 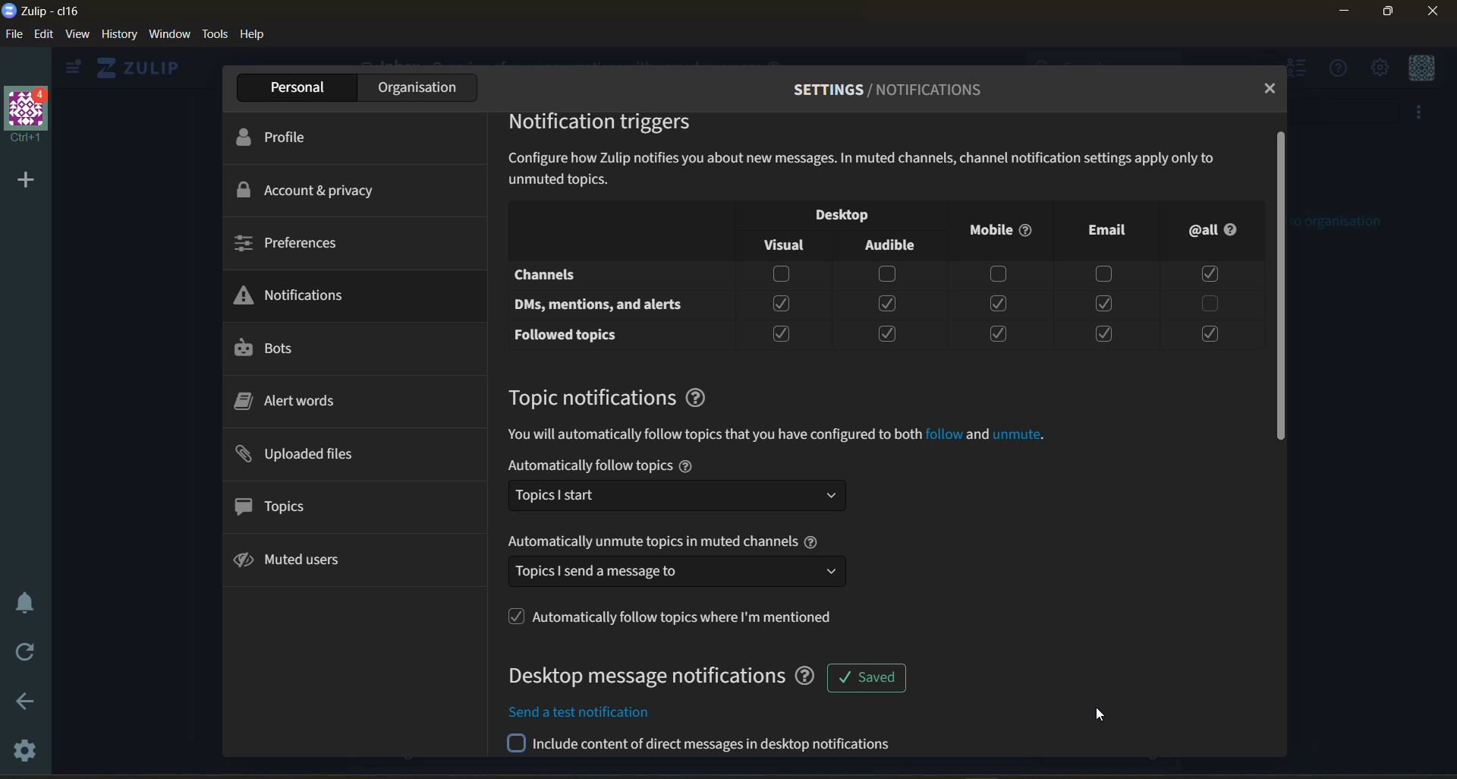 What do you see at coordinates (658, 677) in the screenshot?
I see `desktop message notifications` at bounding box center [658, 677].